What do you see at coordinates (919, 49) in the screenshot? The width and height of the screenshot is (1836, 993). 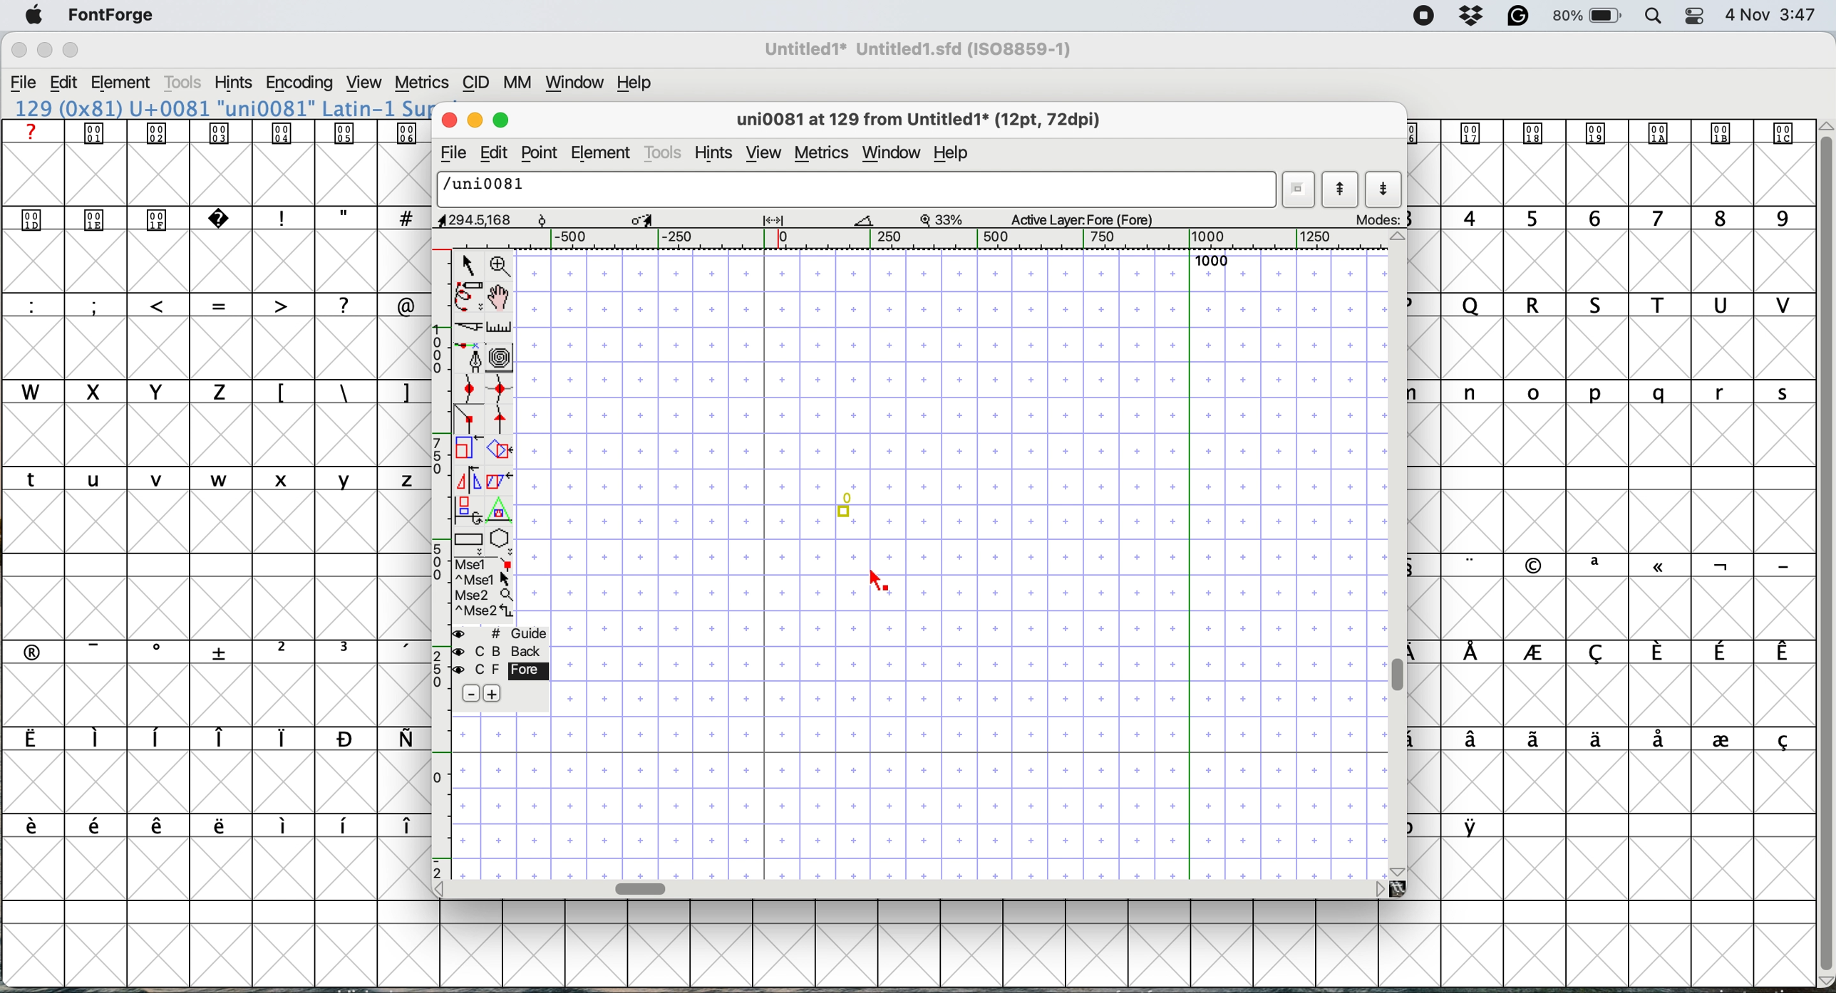 I see `Untitled1* Untitled1.sfd (ISO8859-1)` at bounding box center [919, 49].